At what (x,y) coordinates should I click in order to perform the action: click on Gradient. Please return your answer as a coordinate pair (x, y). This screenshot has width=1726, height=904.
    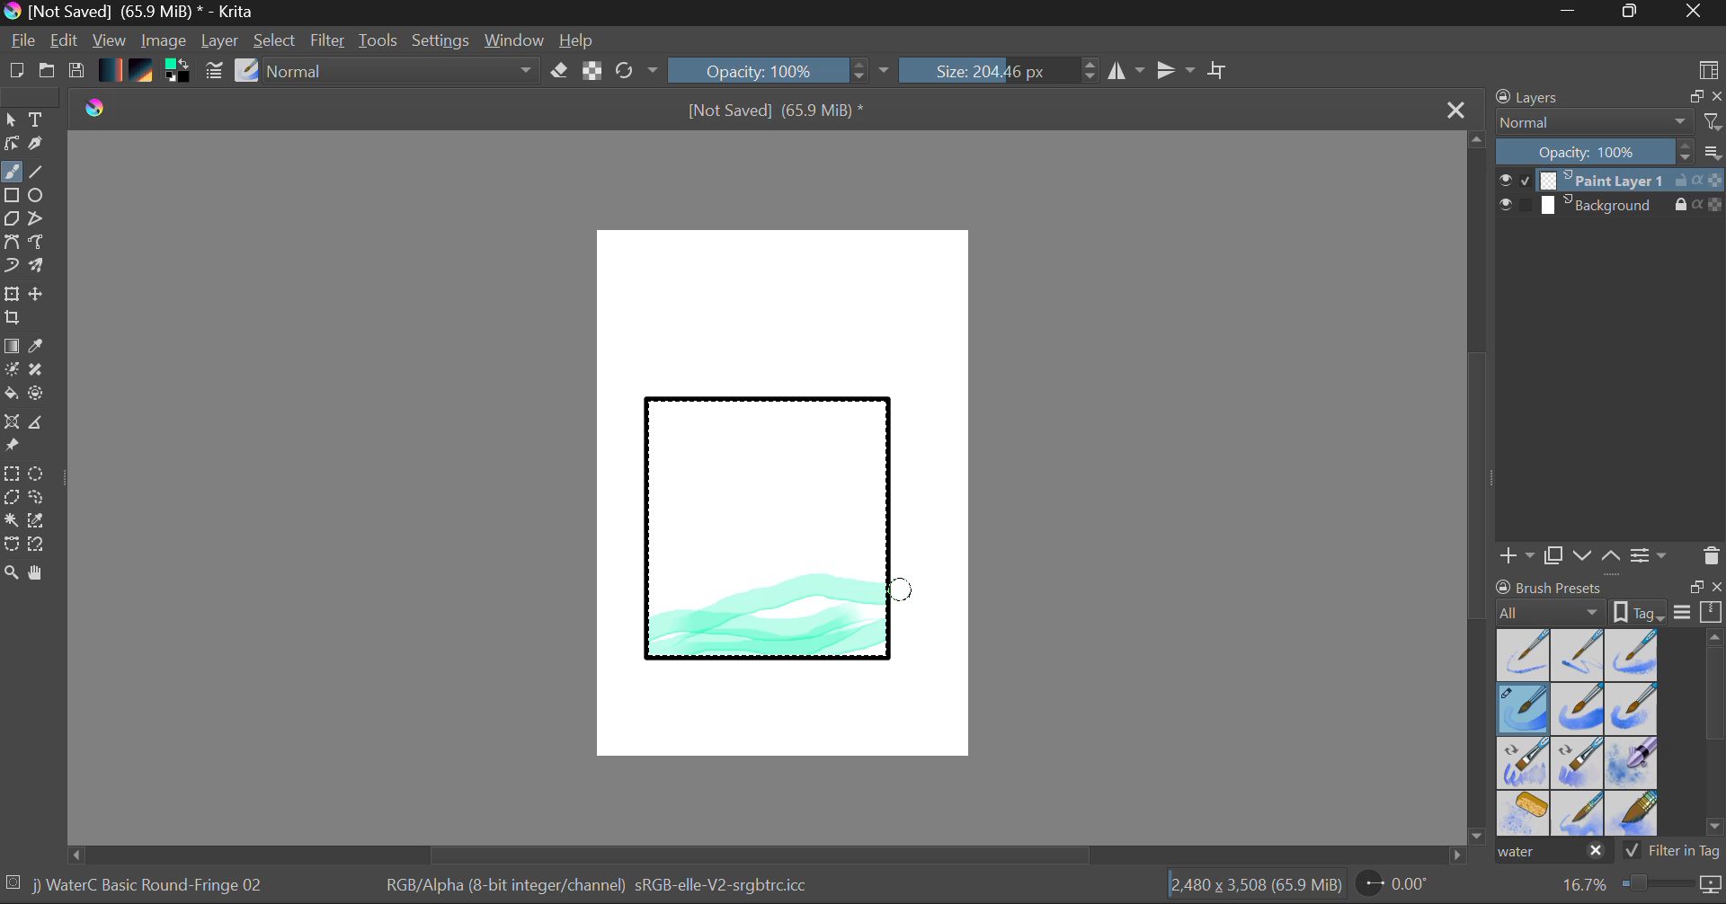
    Looking at the image, I should click on (109, 68).